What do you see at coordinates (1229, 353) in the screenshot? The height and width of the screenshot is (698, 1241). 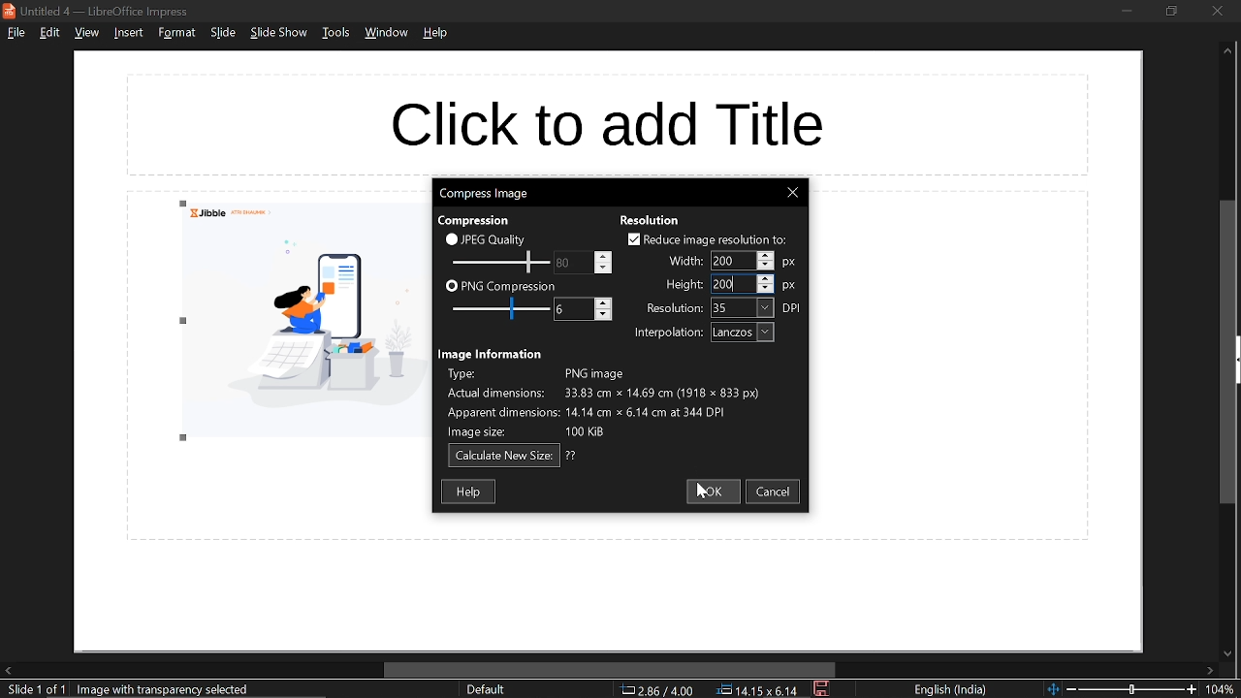 I see `vertical scrollbar` at bounding box center [1229, 353].